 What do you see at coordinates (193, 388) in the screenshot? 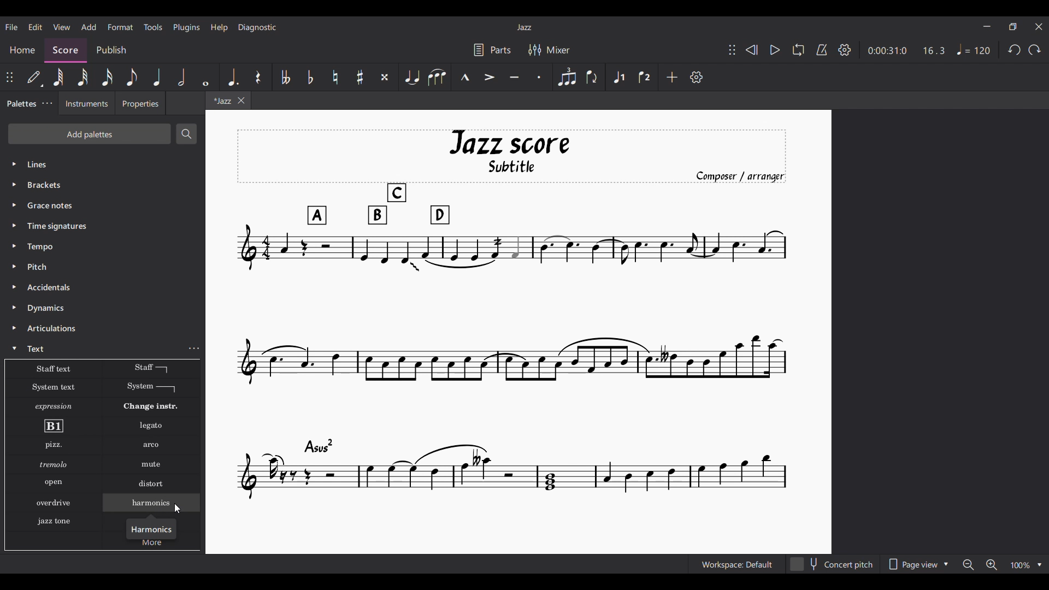
I see `Text settings` at bounding box center [193, 388].